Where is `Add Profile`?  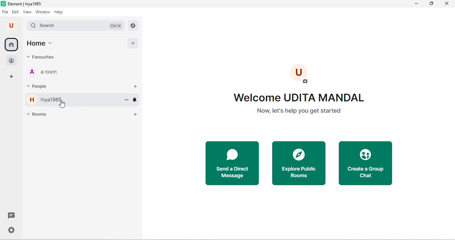 Add Profile is located at coordinates (135, 43).